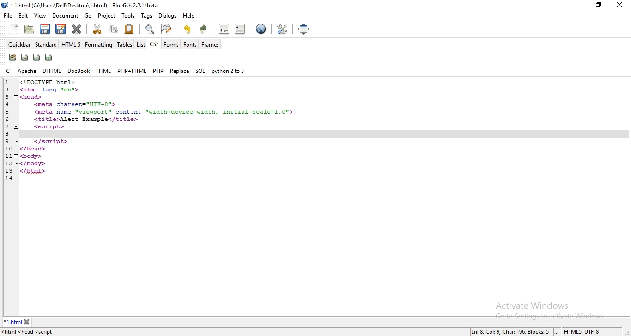 The image size is (631, 336). Describe the element at coordinates (47, 44) in the screenshot. I see `standard` at that location.